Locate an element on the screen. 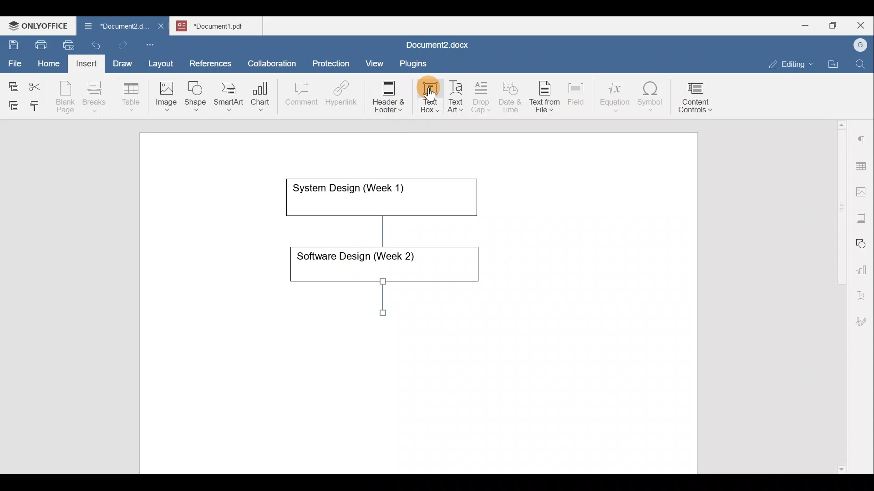 Image resolution: width=874 pixels, height=491 pixels. File is located at coordinates (15, 60).